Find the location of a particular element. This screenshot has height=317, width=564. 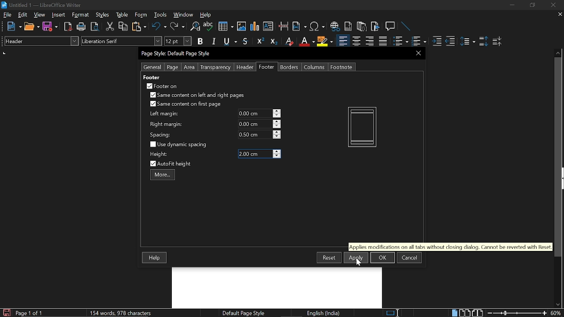

Cut is located at coordinates (110, 26).